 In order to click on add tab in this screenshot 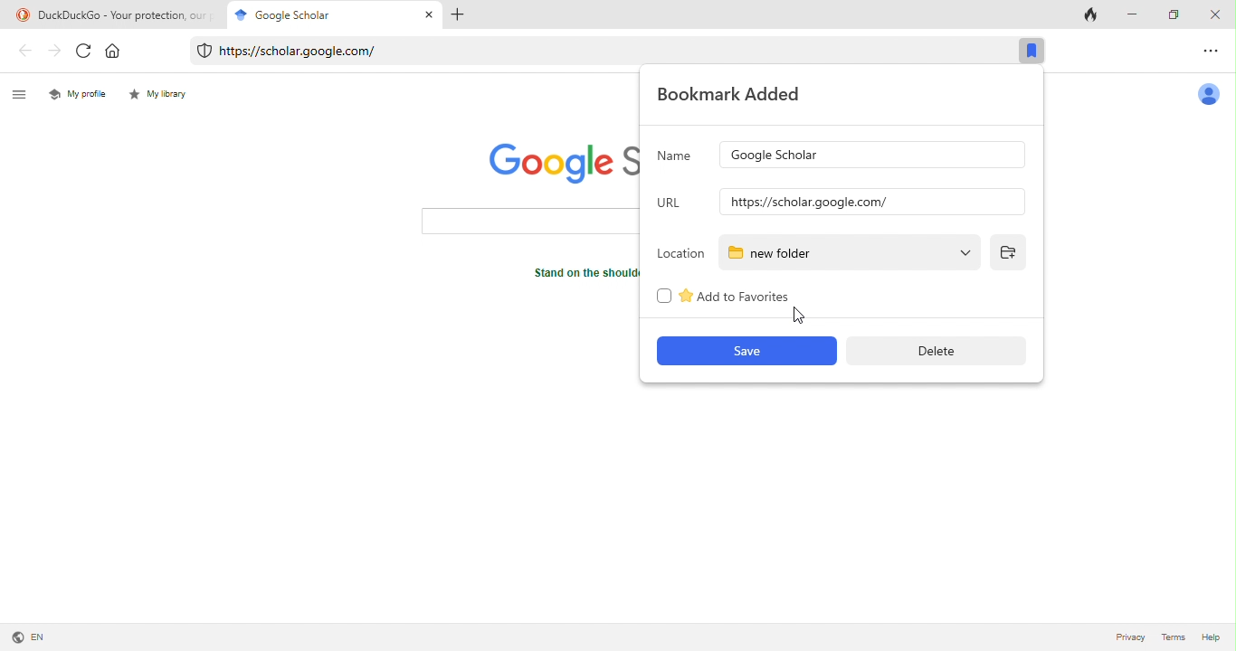, I will do `click(460, 16)`.